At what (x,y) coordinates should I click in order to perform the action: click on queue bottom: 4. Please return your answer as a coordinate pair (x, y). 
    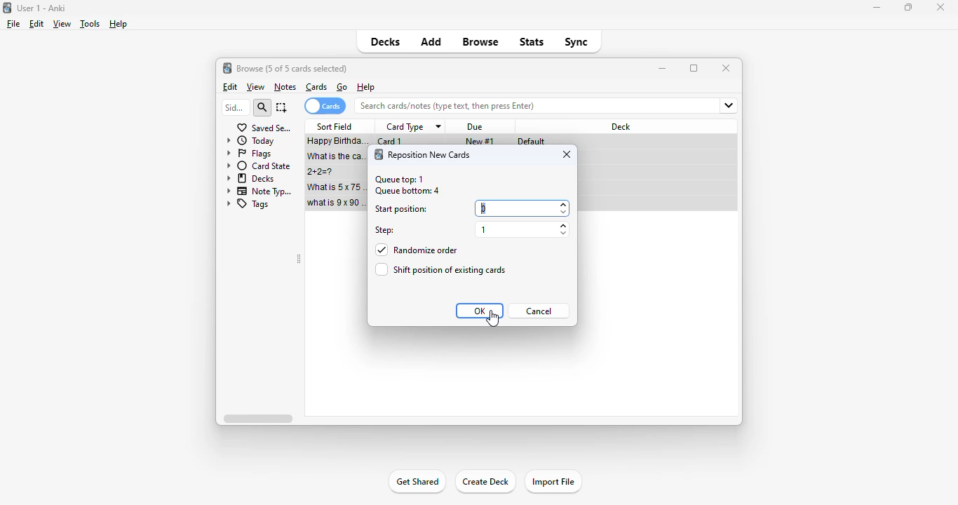
    Looking at the image, I should click on (408, 191).